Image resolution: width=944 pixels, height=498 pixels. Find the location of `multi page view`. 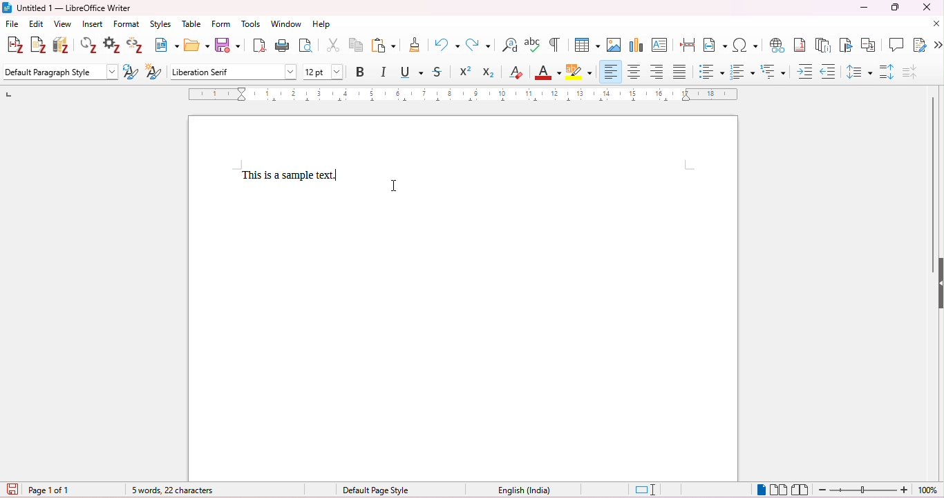

multi page view is located at coordinates (777, 490).